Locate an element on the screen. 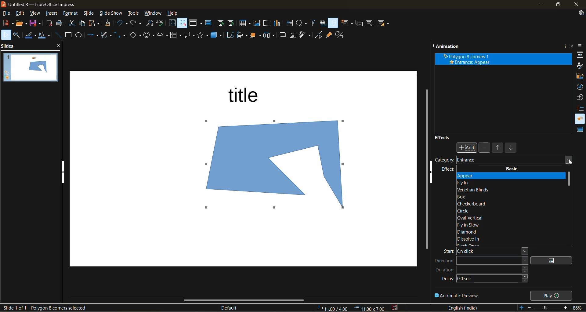  basic shapes is located at coordinates (136, 37).